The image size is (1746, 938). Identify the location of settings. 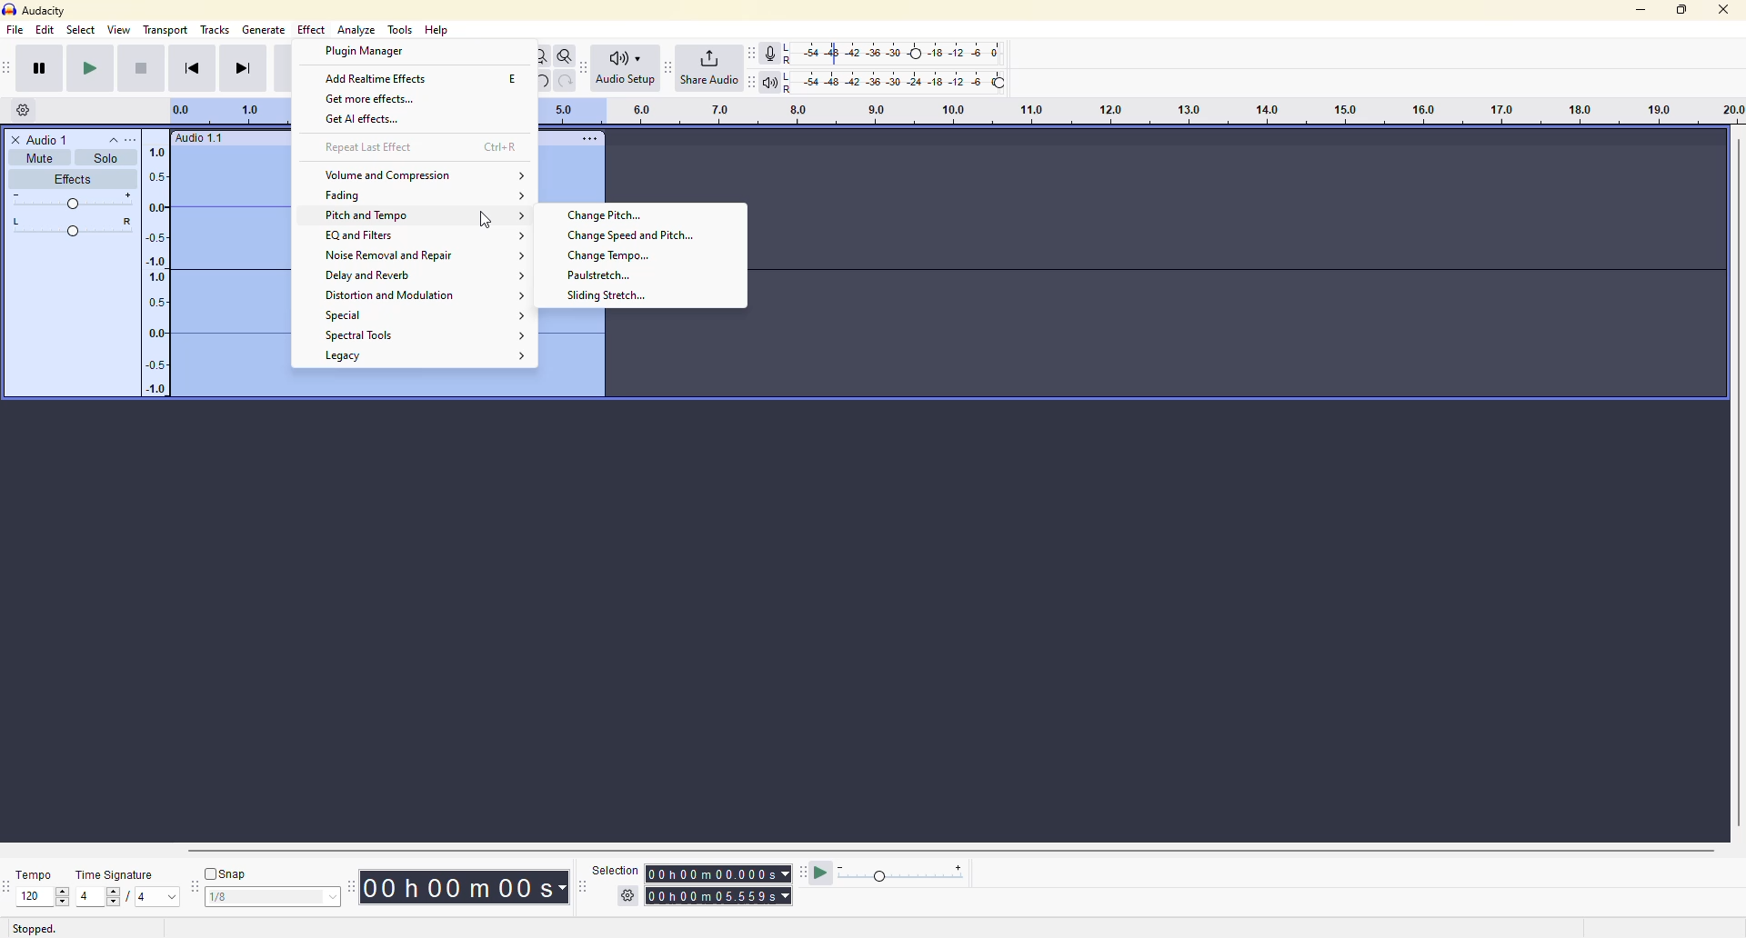
(629, 895).